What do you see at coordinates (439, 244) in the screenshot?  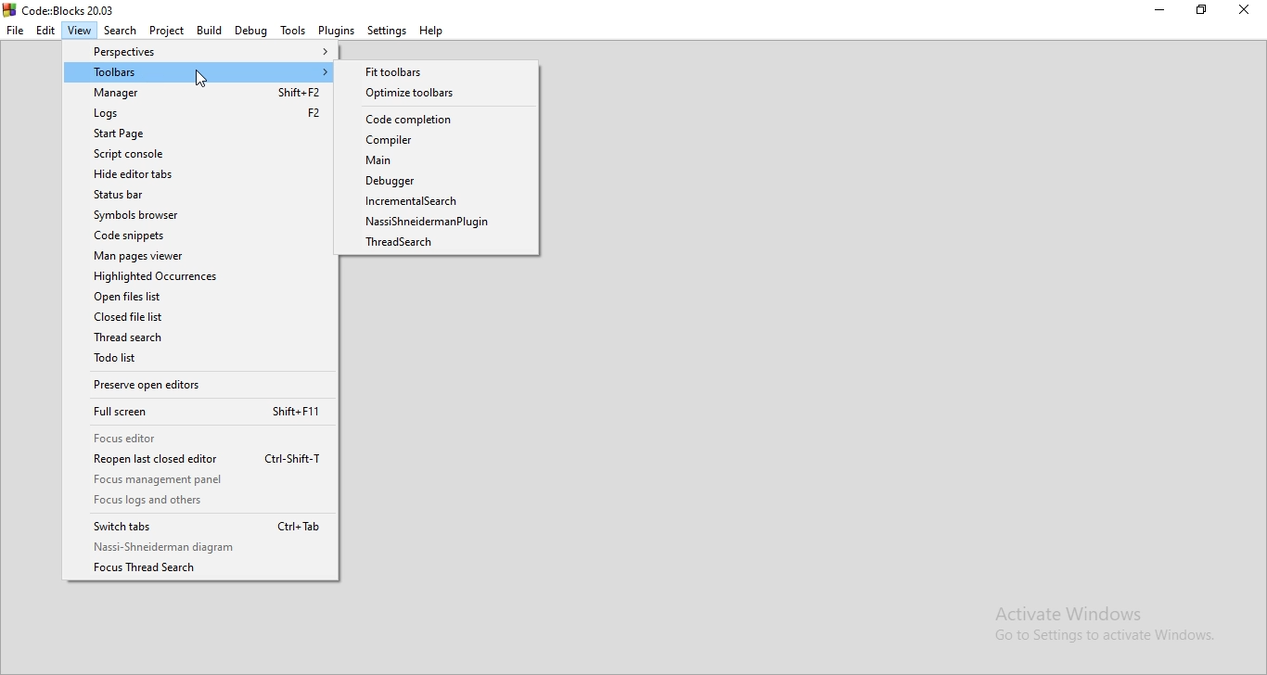 I see `ThreadSearch` at bounding box center [439, 244].